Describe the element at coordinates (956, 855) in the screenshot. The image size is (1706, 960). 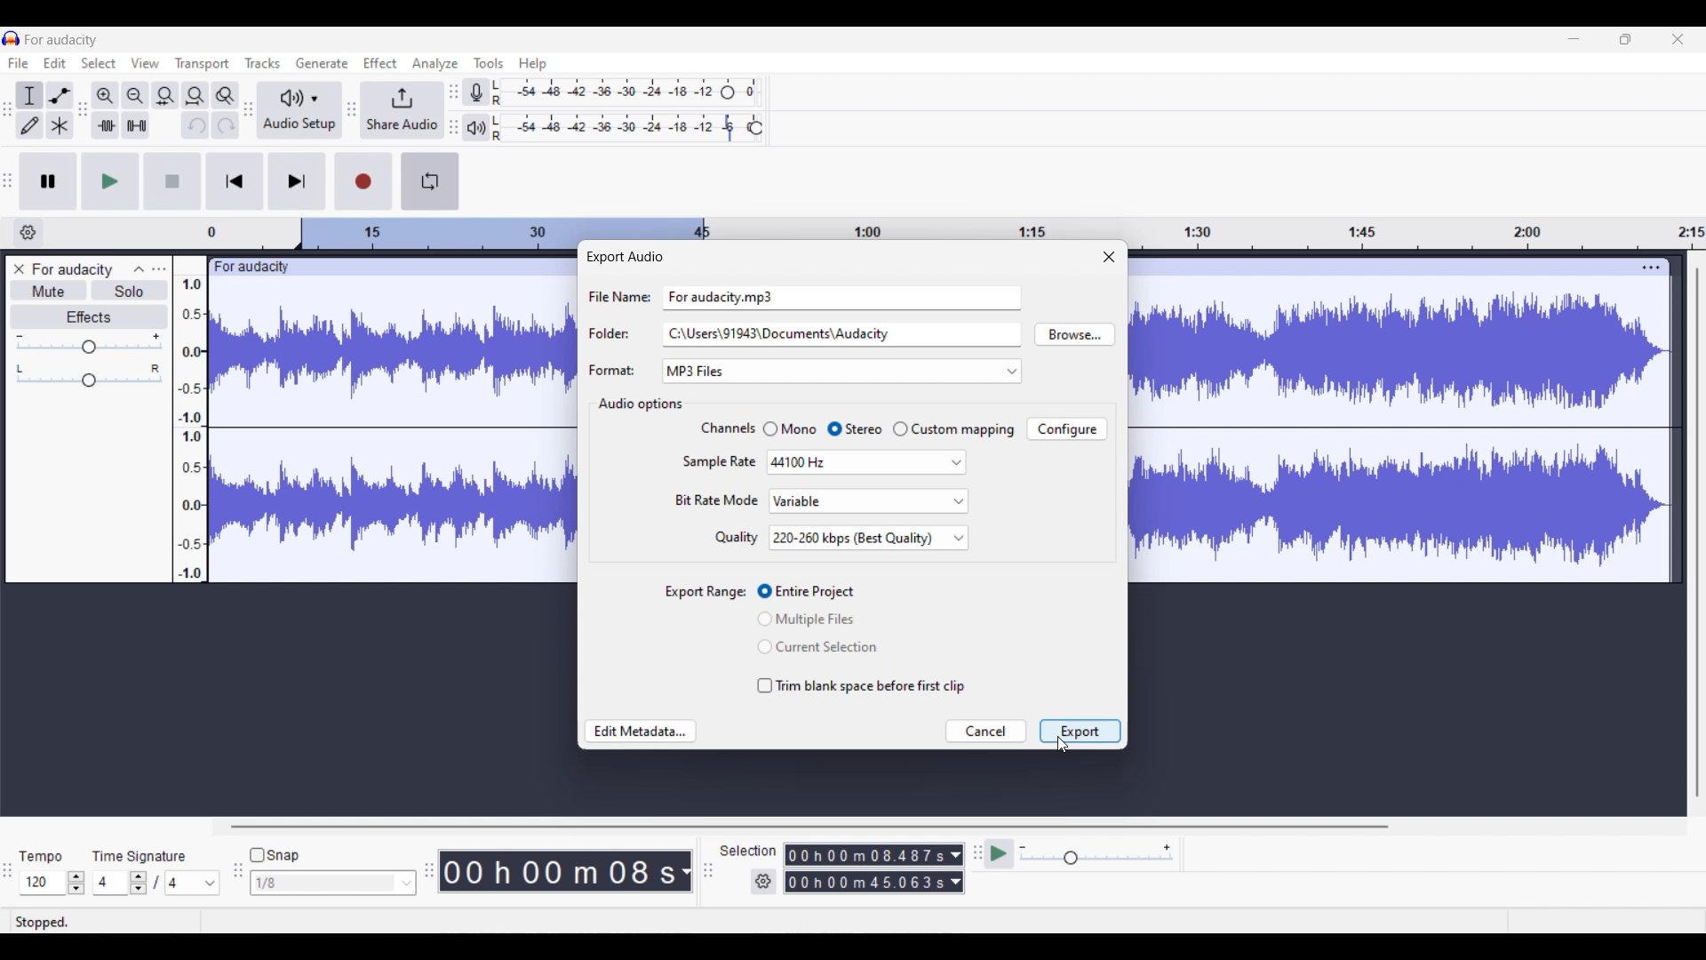
I see `Duration measurement` at that location.